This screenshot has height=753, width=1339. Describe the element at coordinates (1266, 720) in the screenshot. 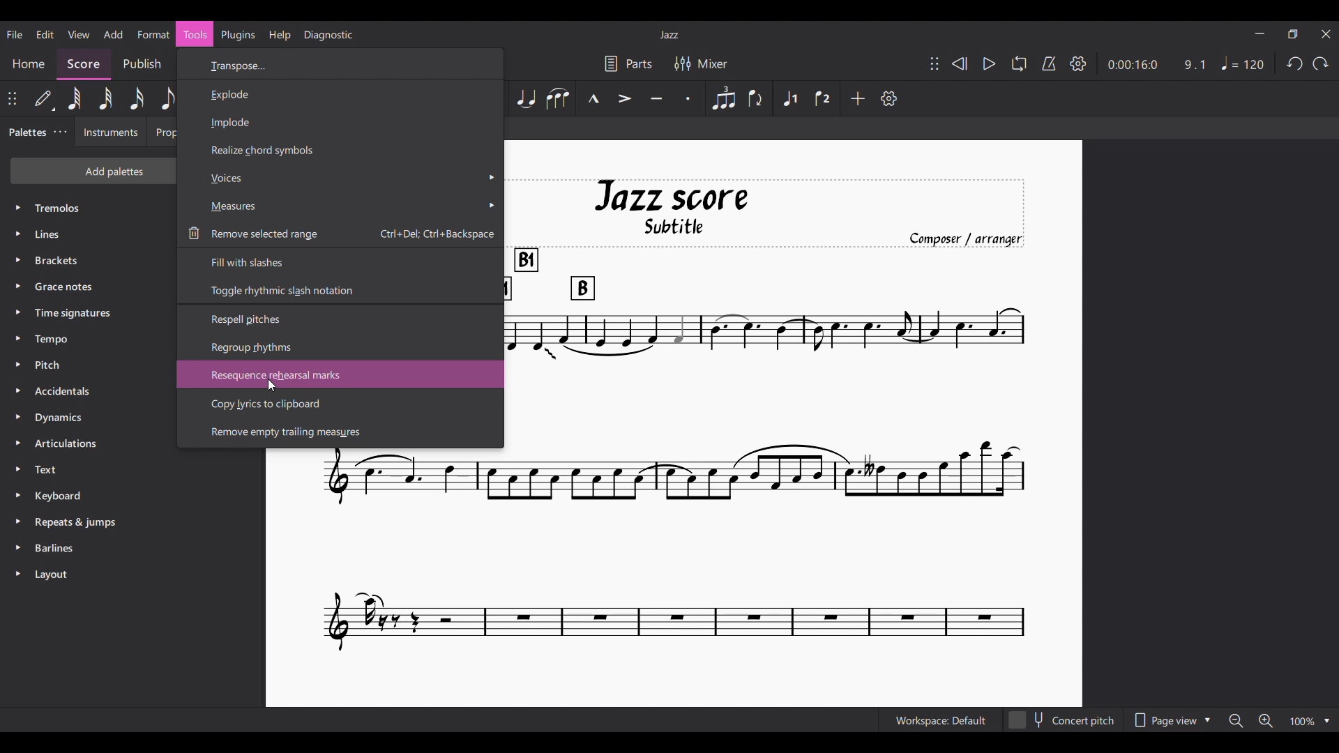

I see `Zoom in` at that location.